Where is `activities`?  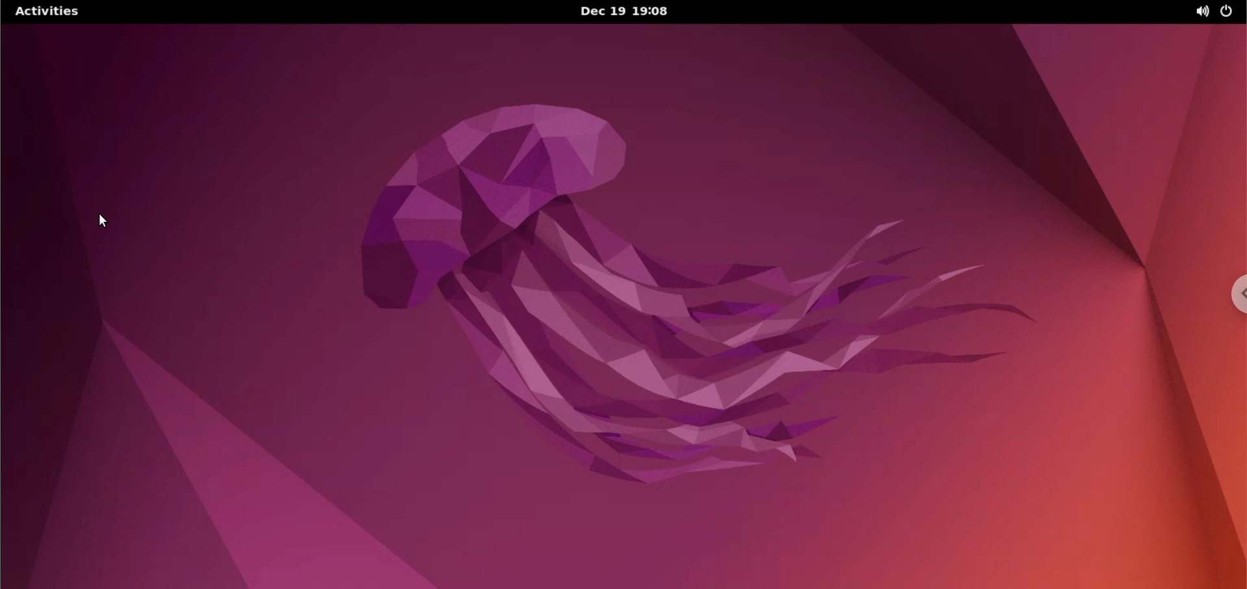
activities is located at coordinates (53, 11).